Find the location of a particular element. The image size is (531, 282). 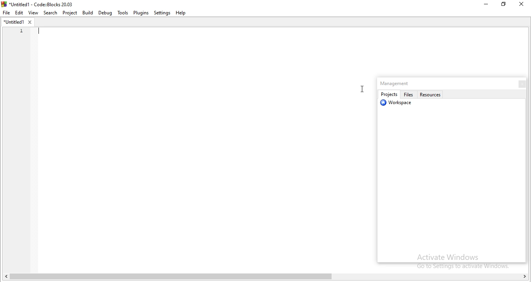

workspace is located at coordinates (398, 104).